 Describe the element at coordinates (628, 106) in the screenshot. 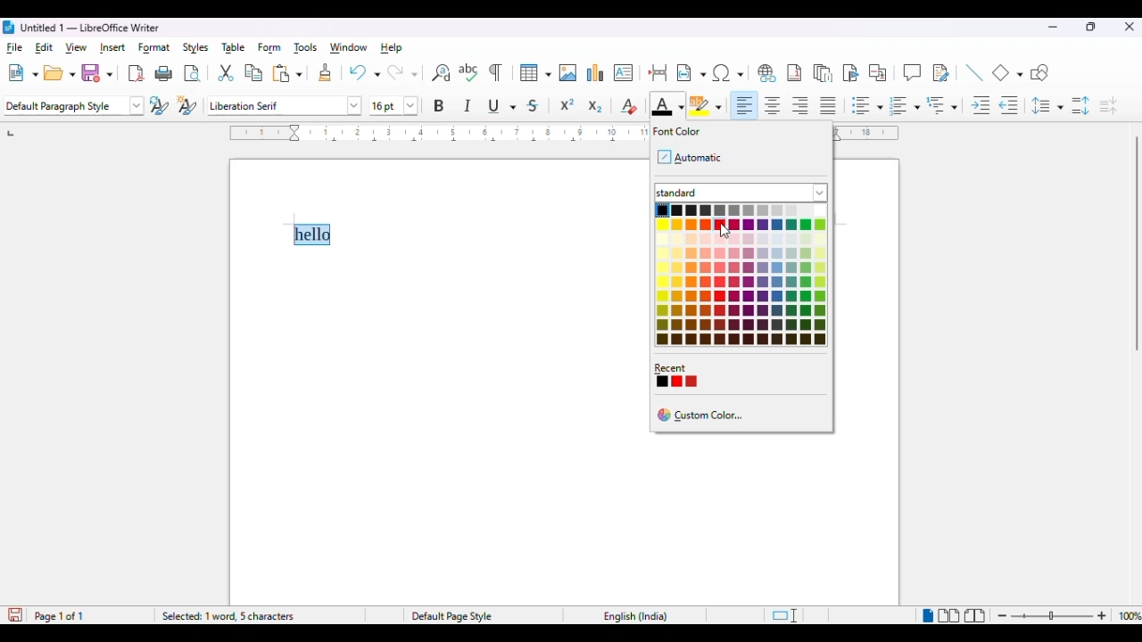

I see `clear direct formatting` at that location.